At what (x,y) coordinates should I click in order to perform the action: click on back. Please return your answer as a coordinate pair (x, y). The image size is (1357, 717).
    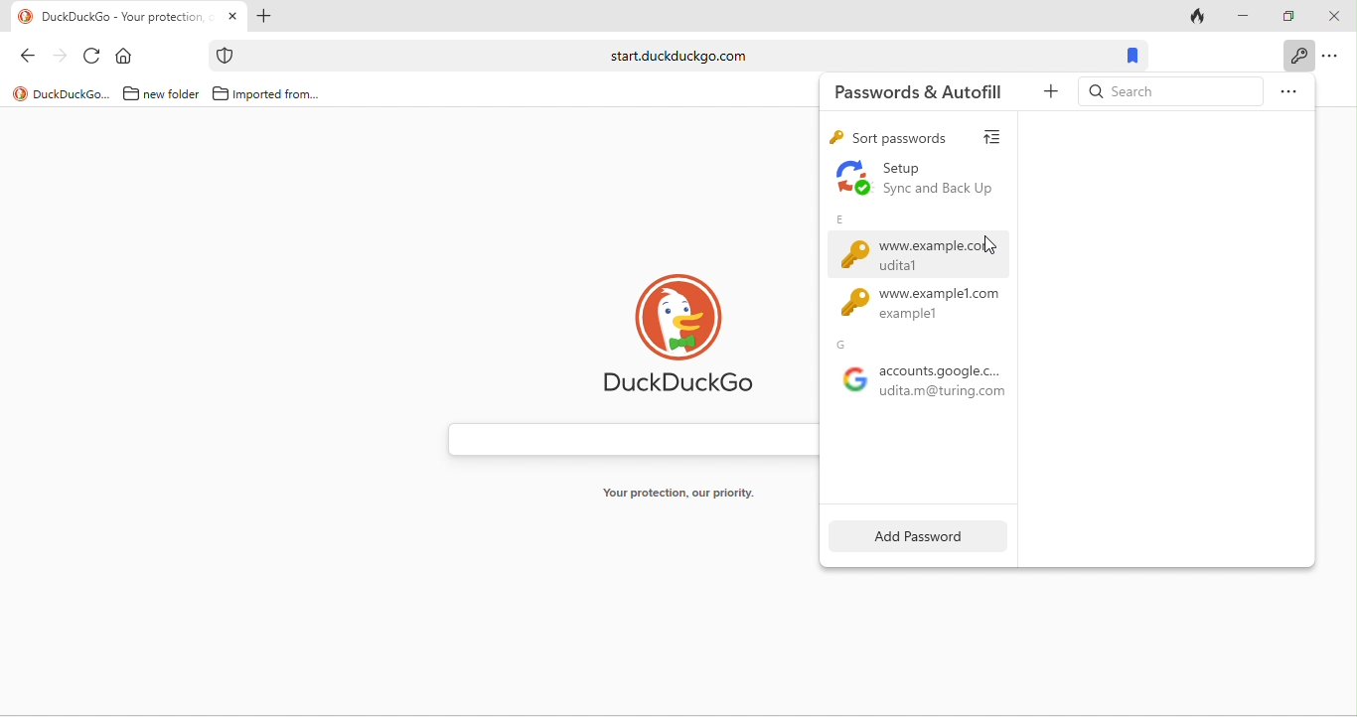
    Looking at the image, I should click on (33, 59).